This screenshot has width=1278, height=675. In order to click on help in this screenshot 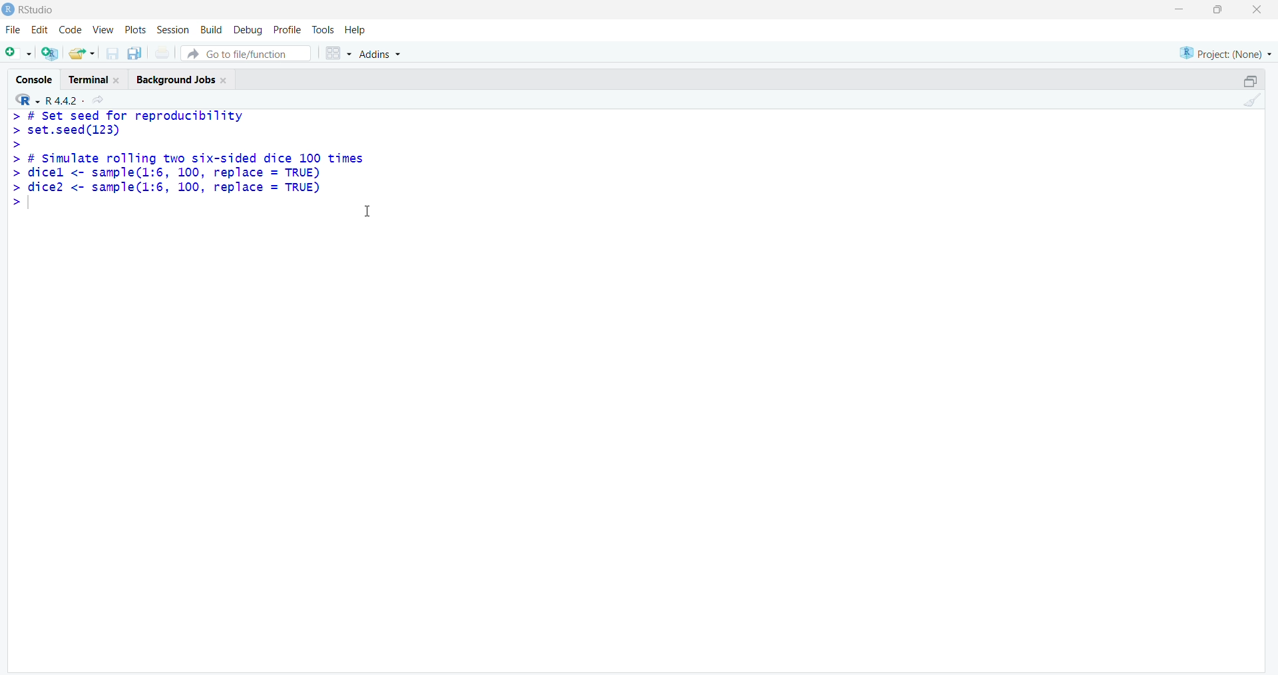, I will do `click(357, 31)`.